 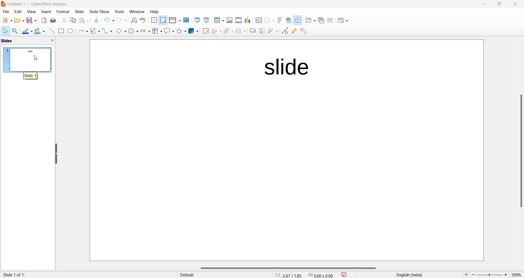 I want to click on Arrange, so click(x=227, y=32).